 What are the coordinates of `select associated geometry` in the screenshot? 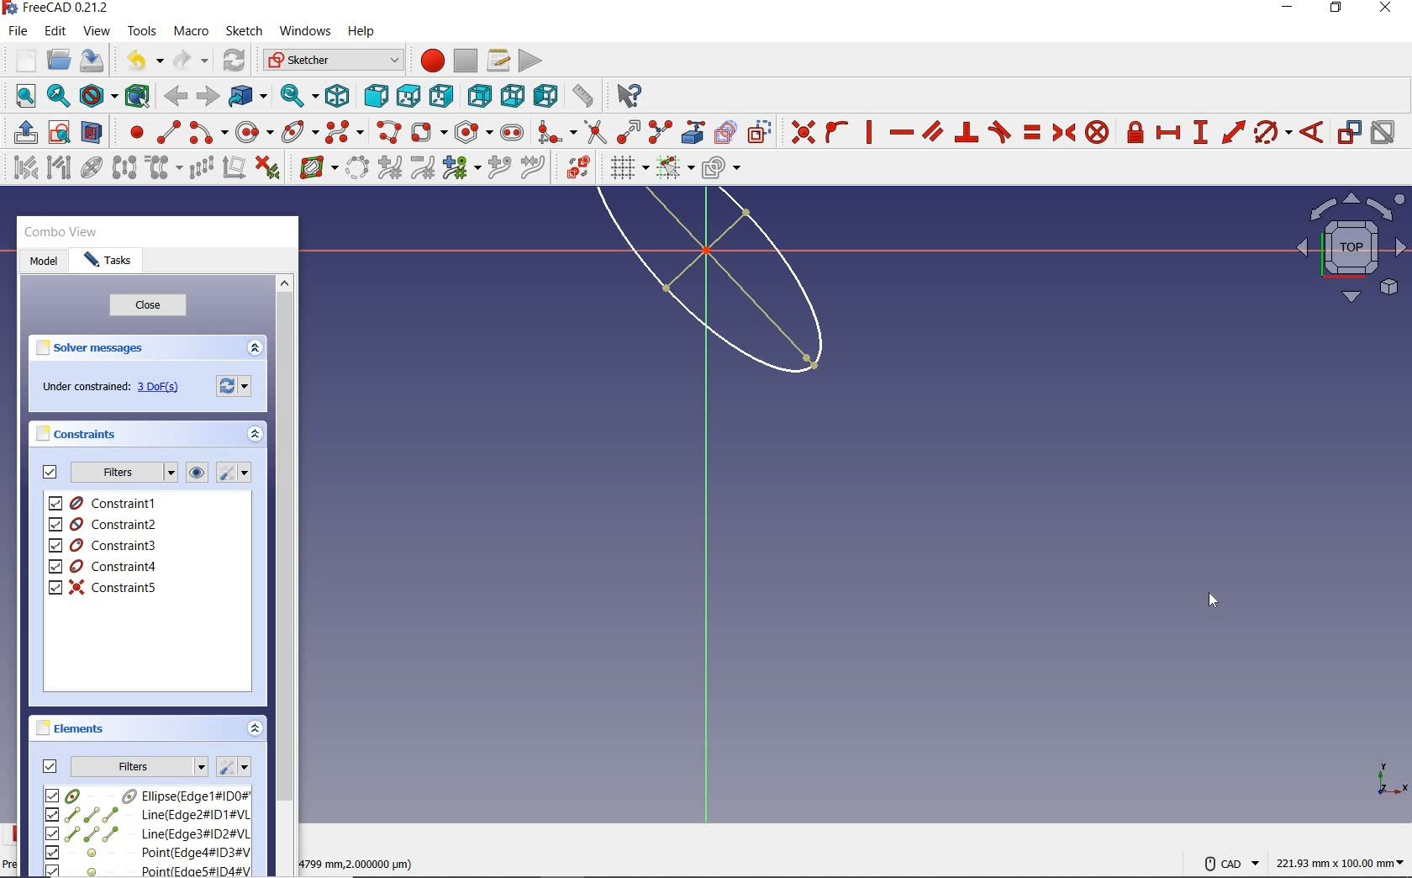 It's located at (59, 169).